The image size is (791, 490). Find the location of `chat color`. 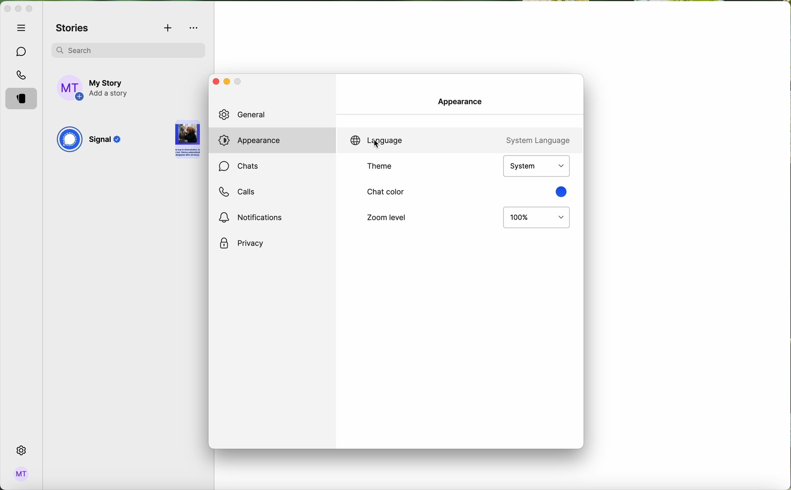

chat color is located at coordinates (386, 192).